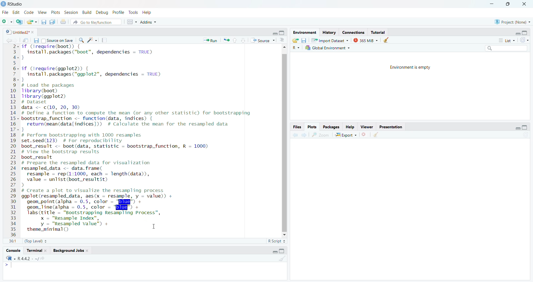  Describe the element at coordinates (275, 252) in the screenshot. I see `hide r script` at that location.